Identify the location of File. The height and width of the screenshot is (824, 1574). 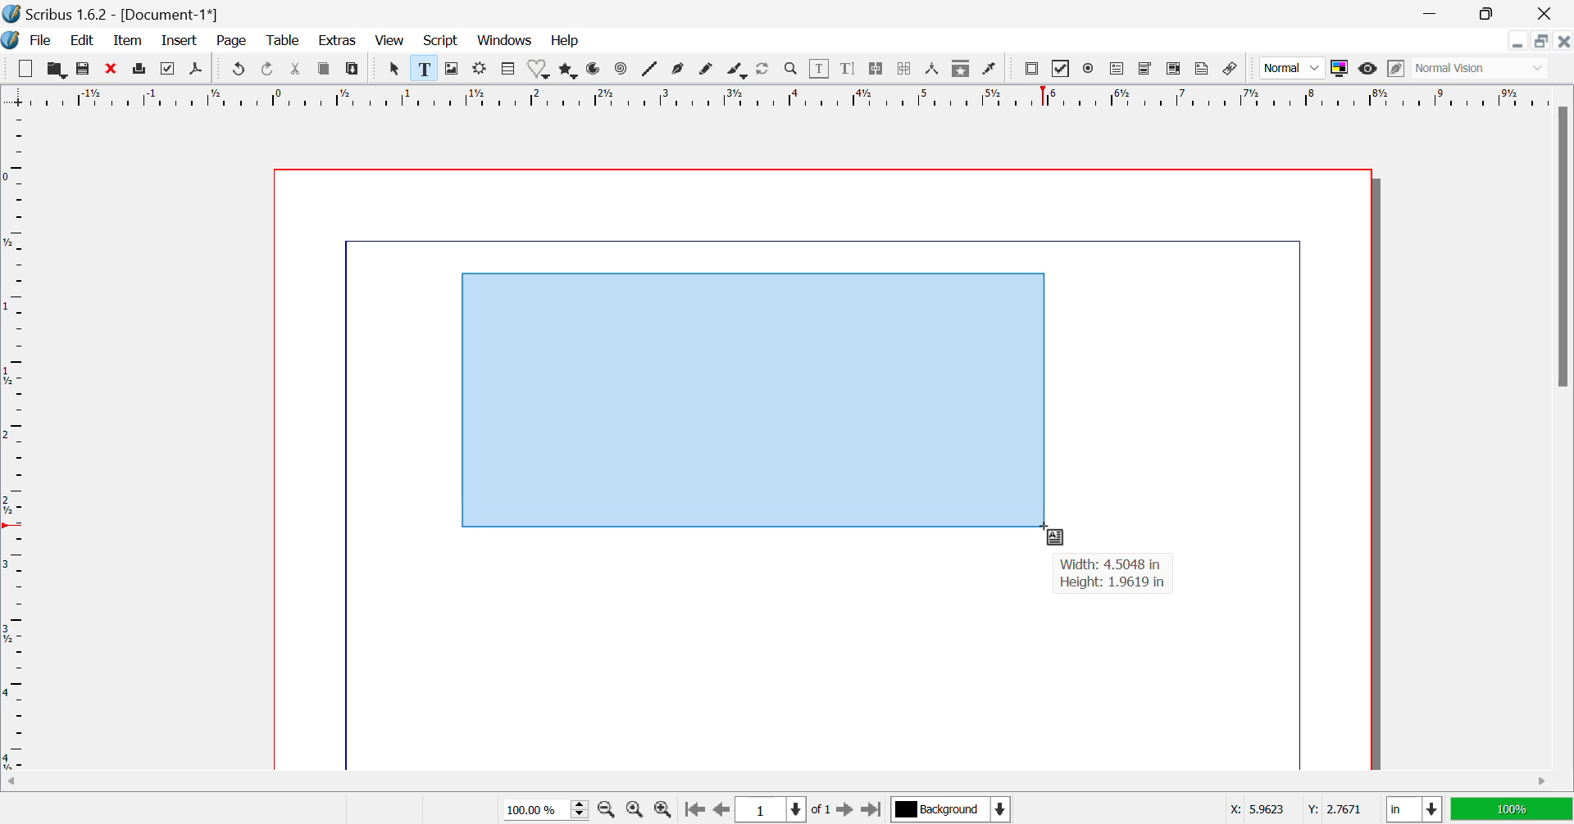
(40, 41).